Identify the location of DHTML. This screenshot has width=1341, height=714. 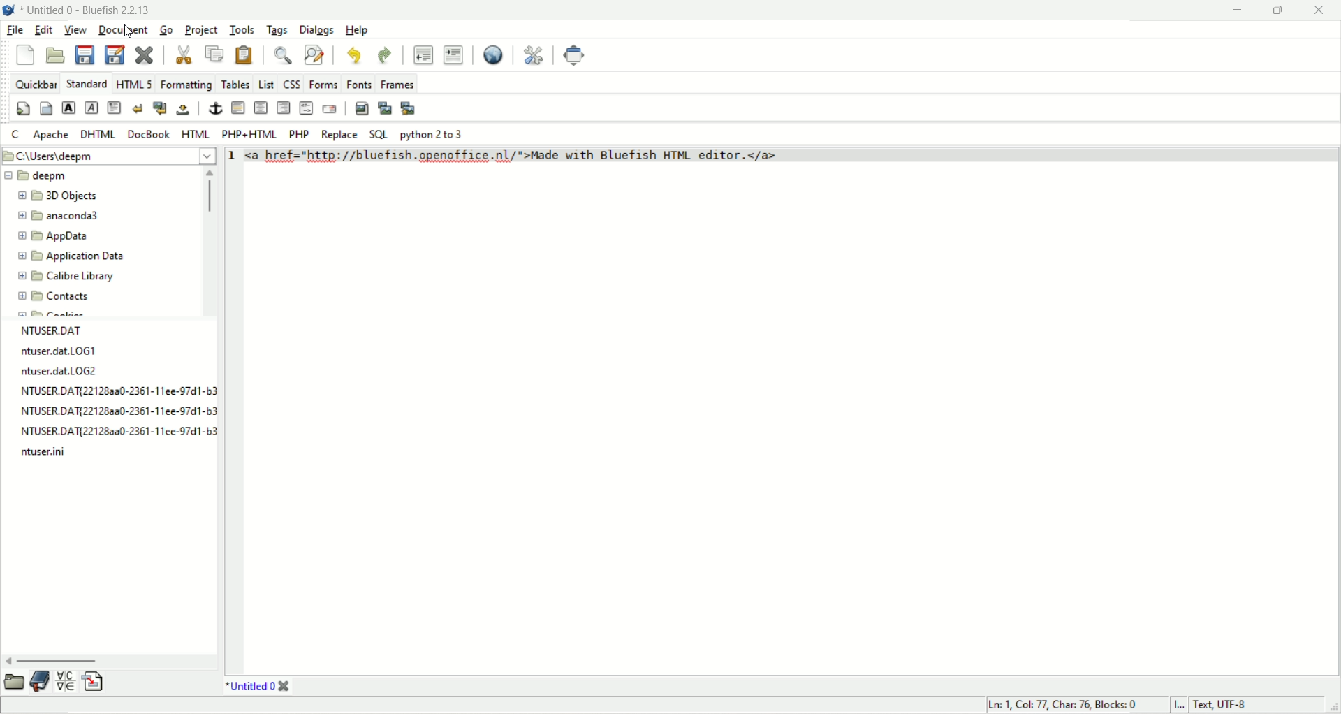
(98, 133).